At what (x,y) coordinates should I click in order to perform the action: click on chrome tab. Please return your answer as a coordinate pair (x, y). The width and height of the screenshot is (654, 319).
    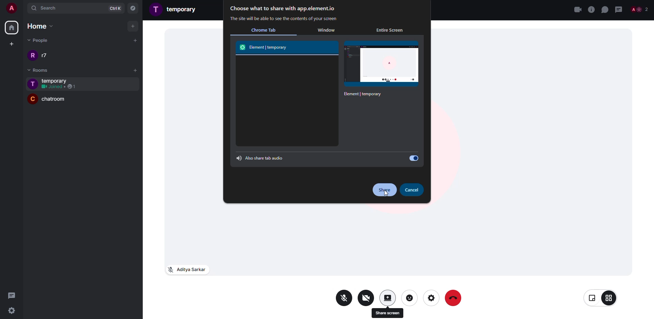
    Looking at the image, I should click on (263, 30).